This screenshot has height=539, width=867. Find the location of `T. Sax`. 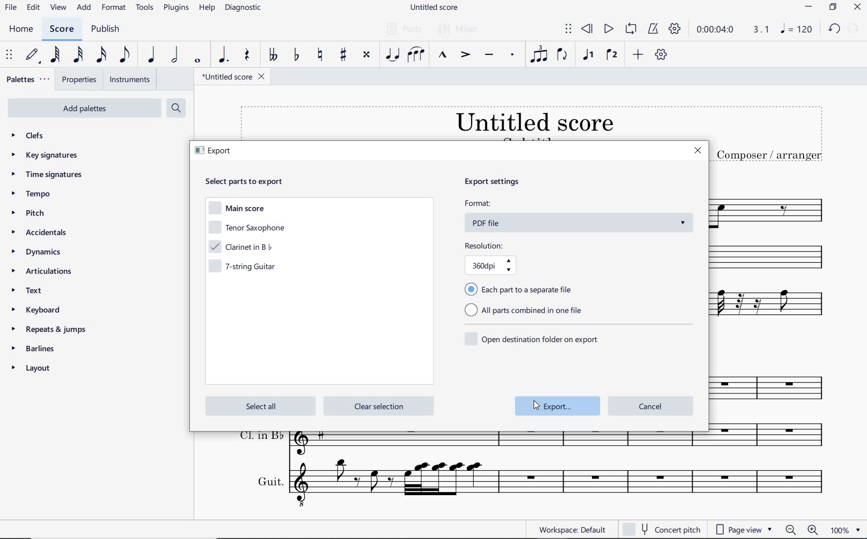

T. Sax is located at coordinates (773, 385).